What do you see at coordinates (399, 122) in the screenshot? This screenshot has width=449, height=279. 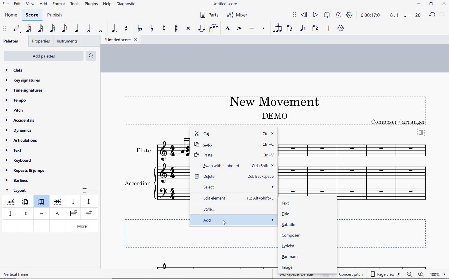 I see `text` at bounding box center [399, 122].